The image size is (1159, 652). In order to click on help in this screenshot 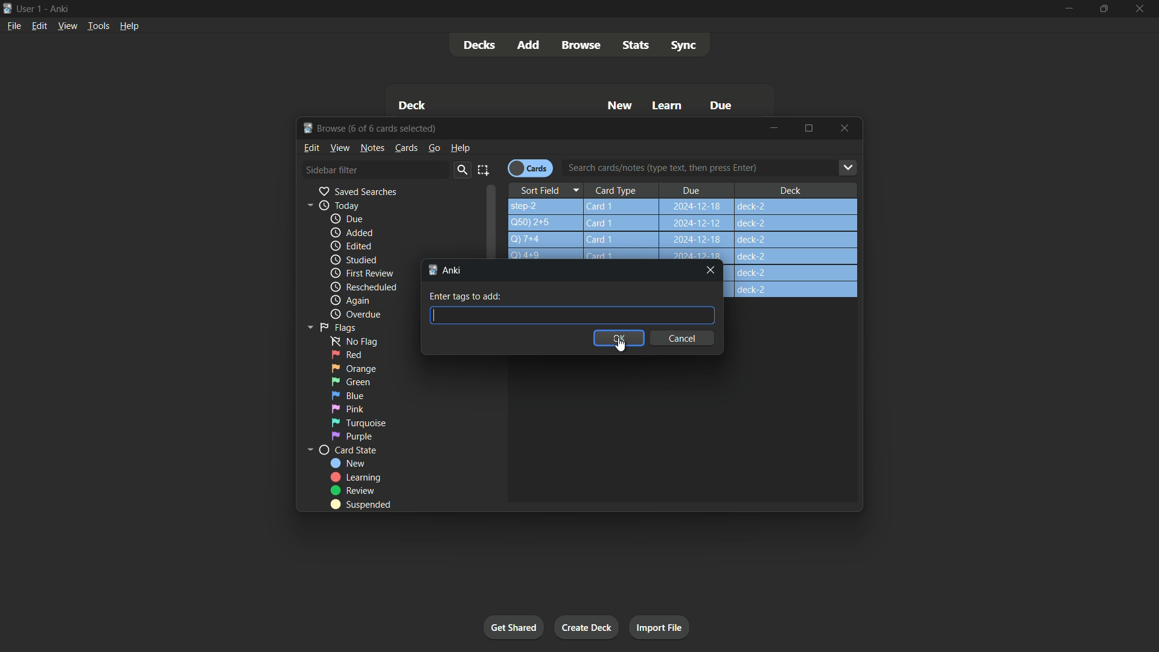, I will do `click(460, 147)`.